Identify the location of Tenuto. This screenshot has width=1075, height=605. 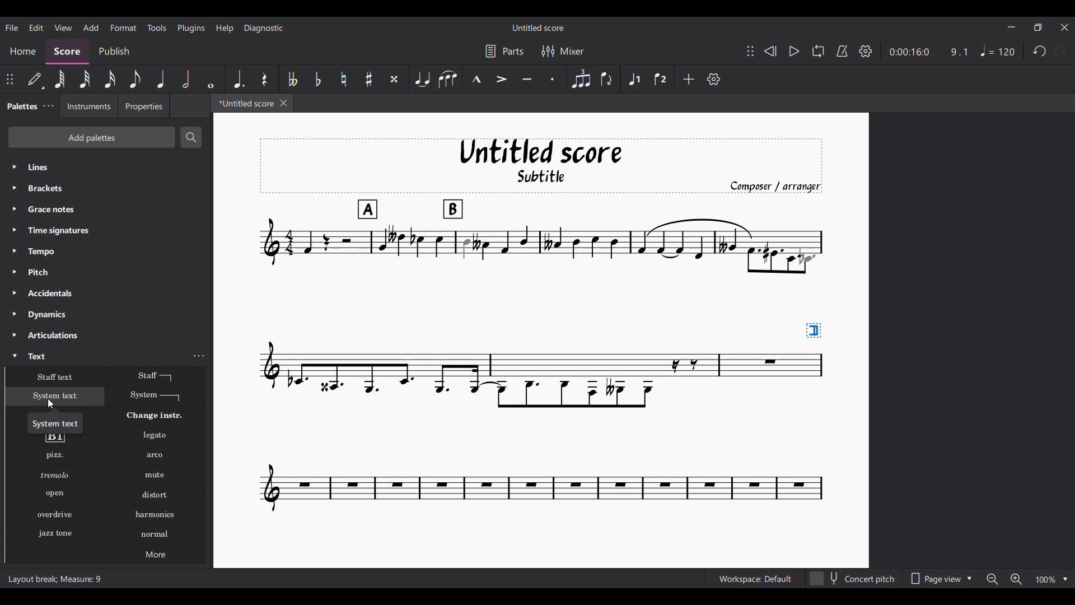
(527, 80).